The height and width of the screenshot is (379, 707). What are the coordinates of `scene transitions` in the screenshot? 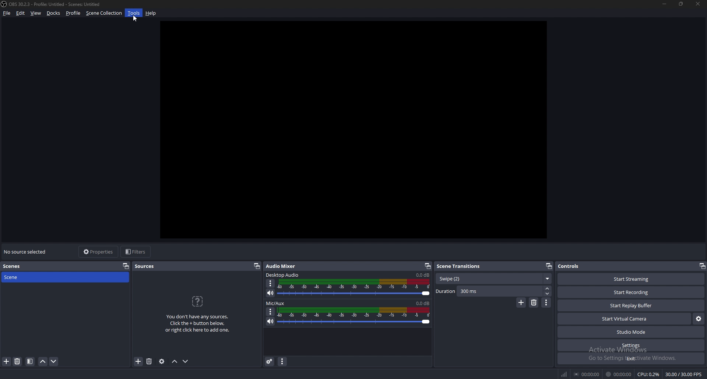 It's located at (461, 266).